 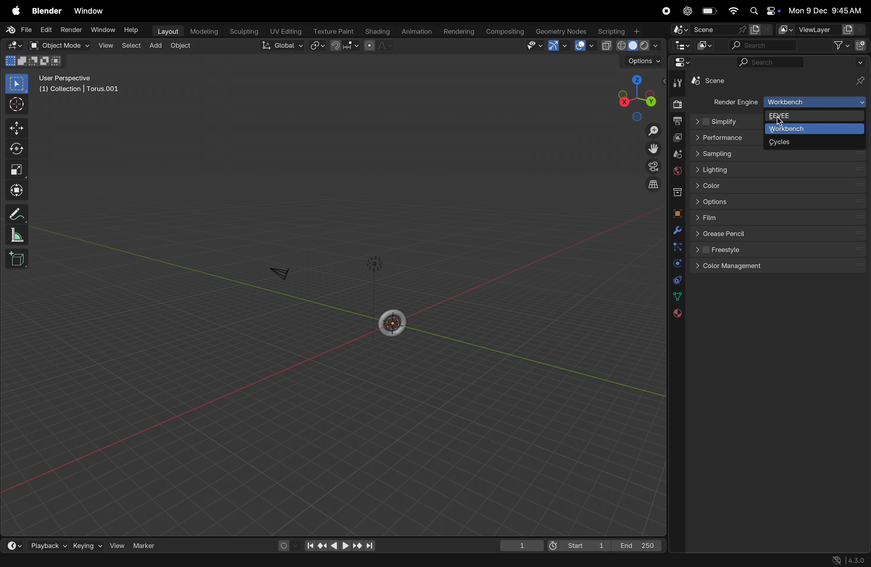 What do you see at coordinates (60, 46) in the screenshot?
I see `object mode` at bounding box center [60, 46].